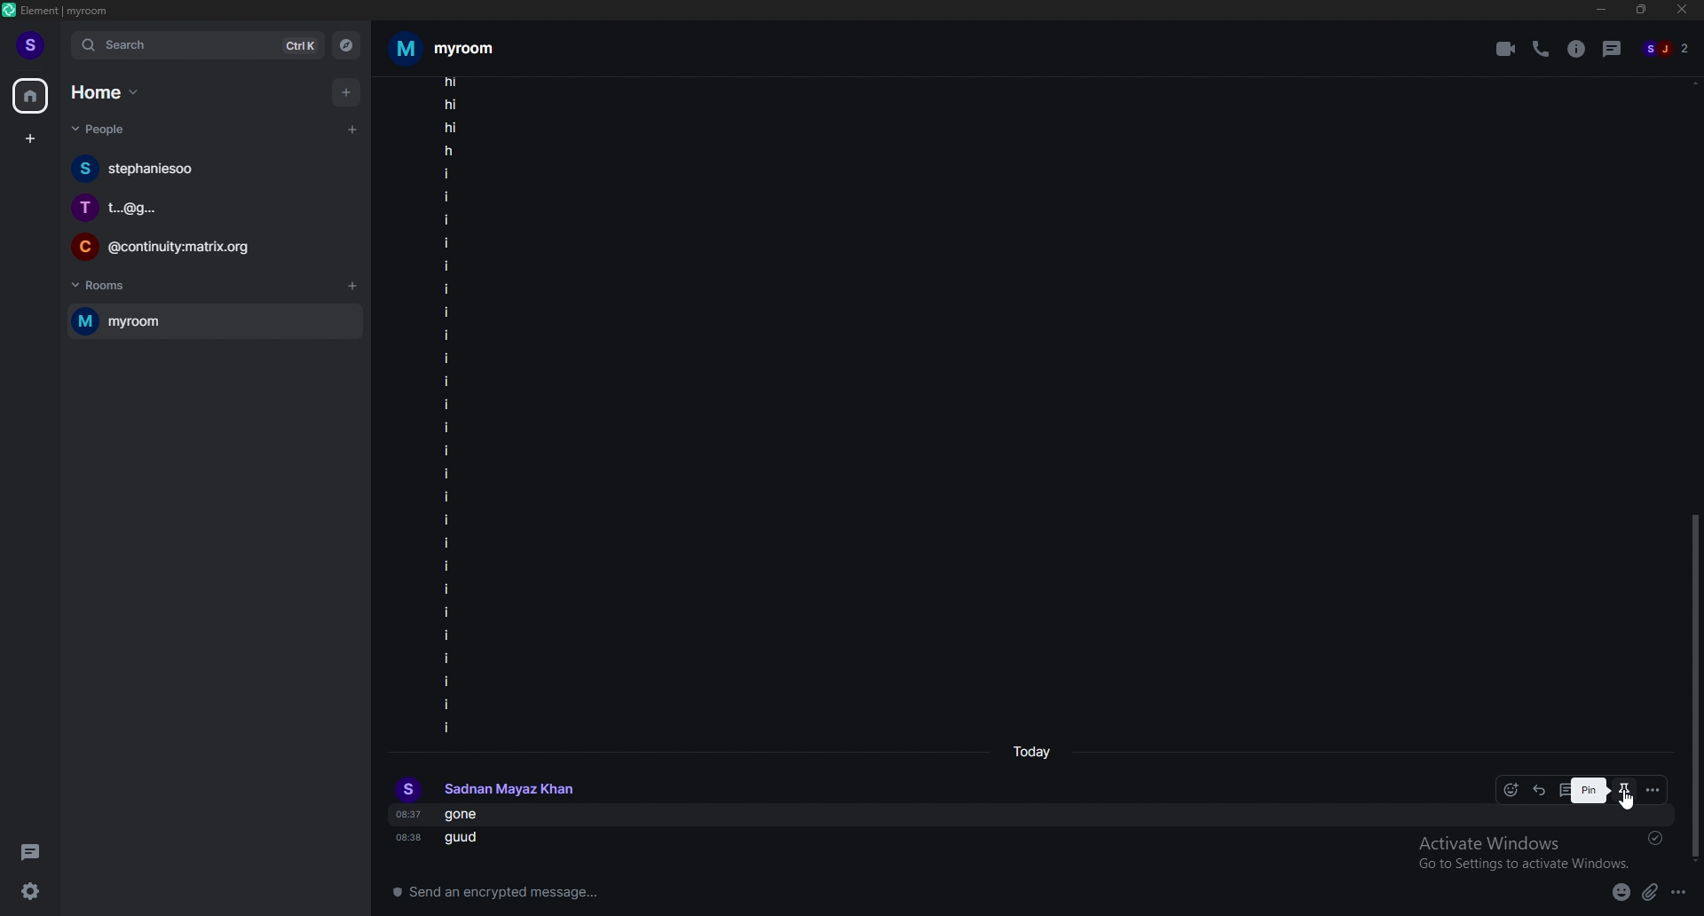 The image size is (1704, 916). I want to click on search bar, so click(198, 45).